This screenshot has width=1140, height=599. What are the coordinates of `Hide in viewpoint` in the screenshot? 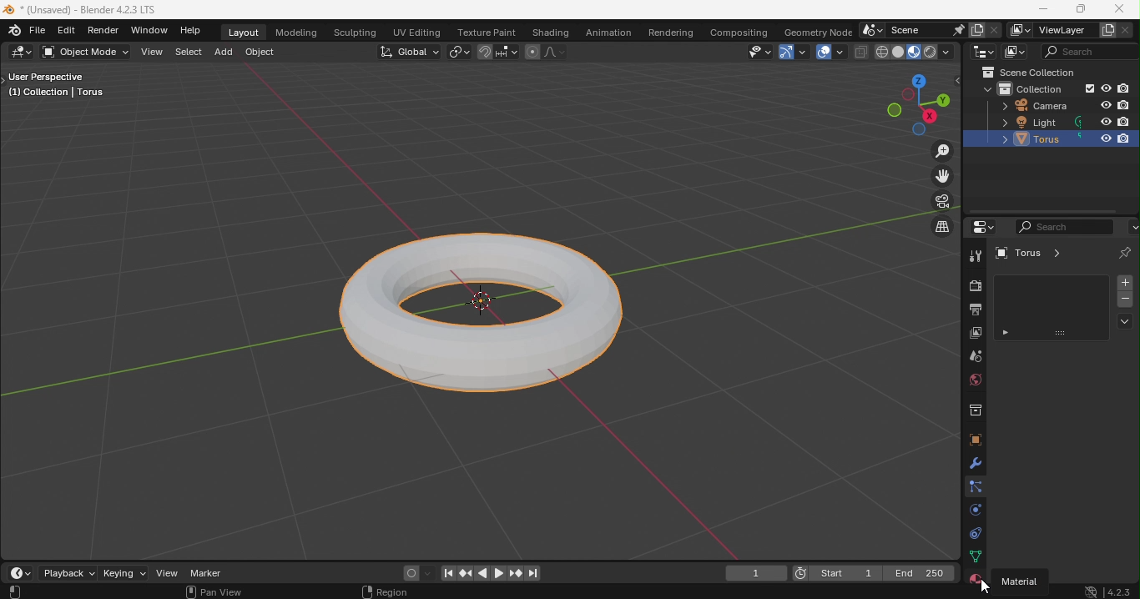 It's located at (1107, 106).